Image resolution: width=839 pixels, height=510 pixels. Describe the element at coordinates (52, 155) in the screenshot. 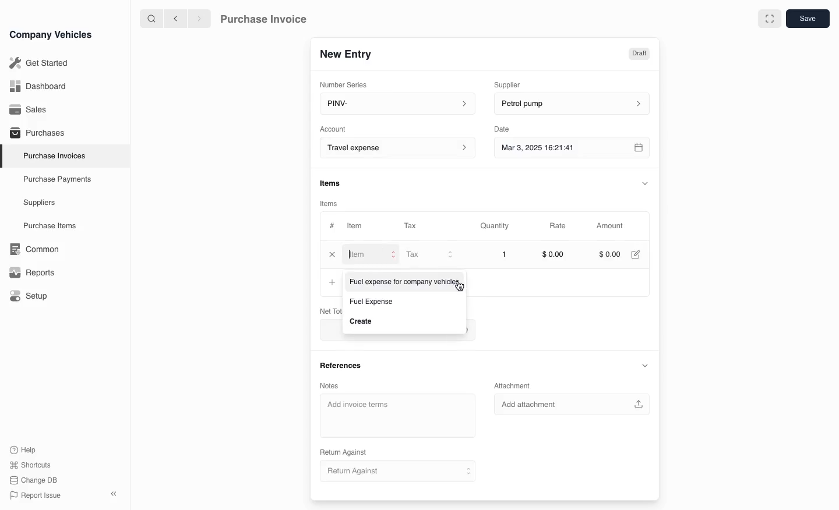

I see `Purchase Invoices` at that location.